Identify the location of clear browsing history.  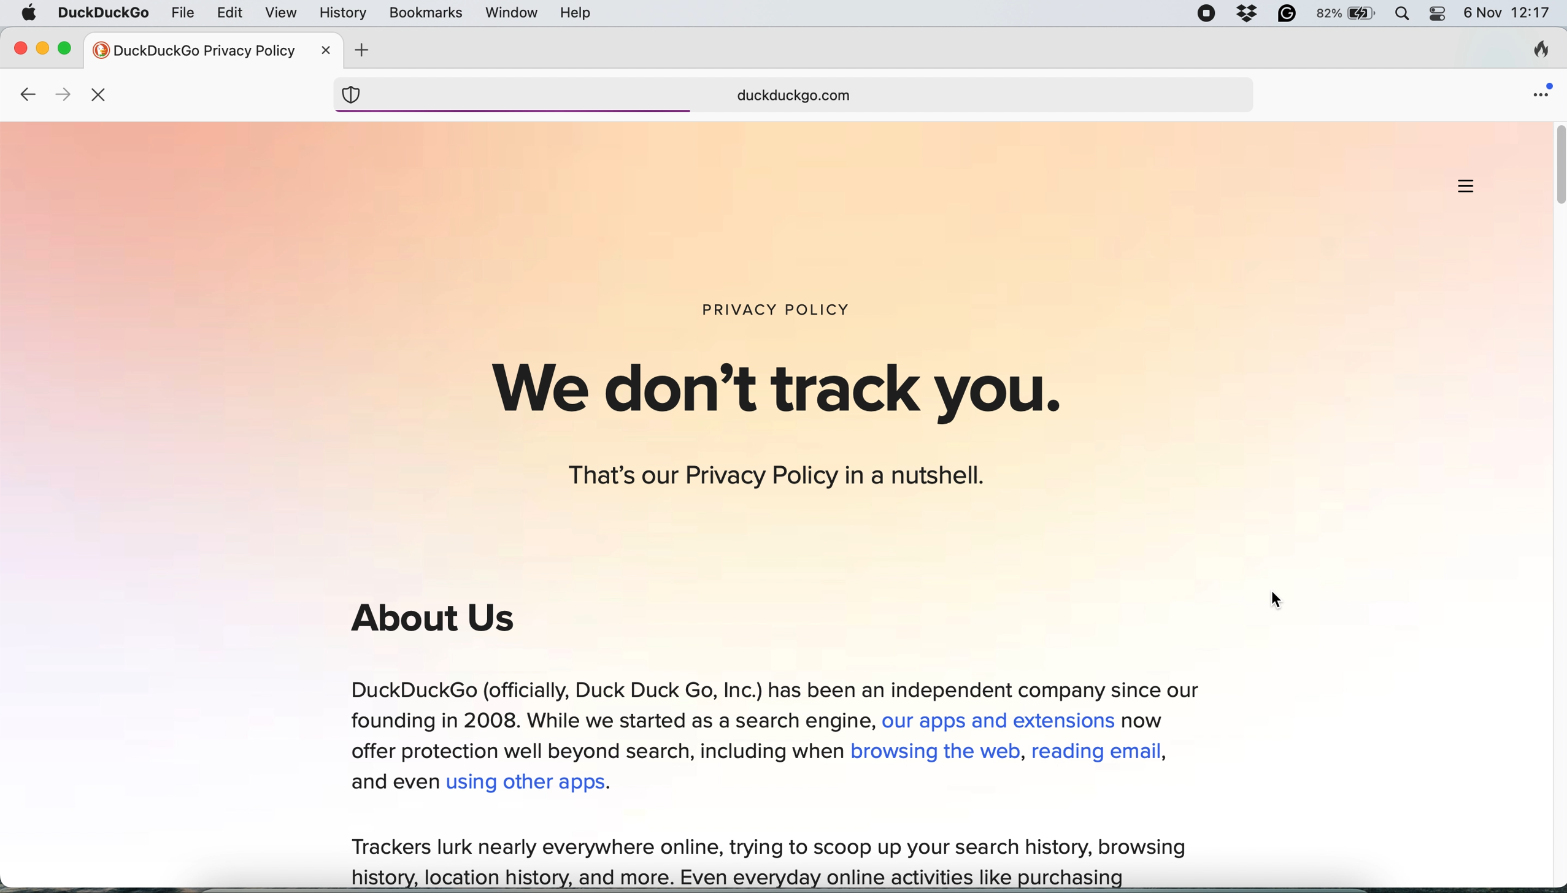
(1532, 52).